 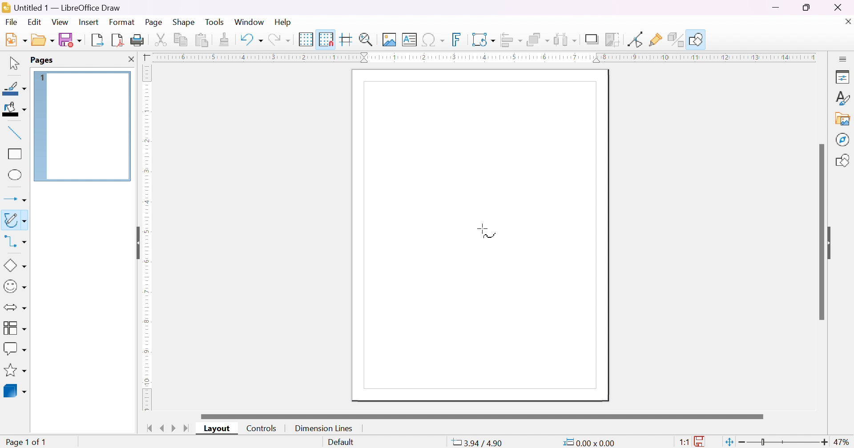 What do you see at coordinates (82, 126) in the screenshot?
I see `page 1` at bounding box center [82, 126].